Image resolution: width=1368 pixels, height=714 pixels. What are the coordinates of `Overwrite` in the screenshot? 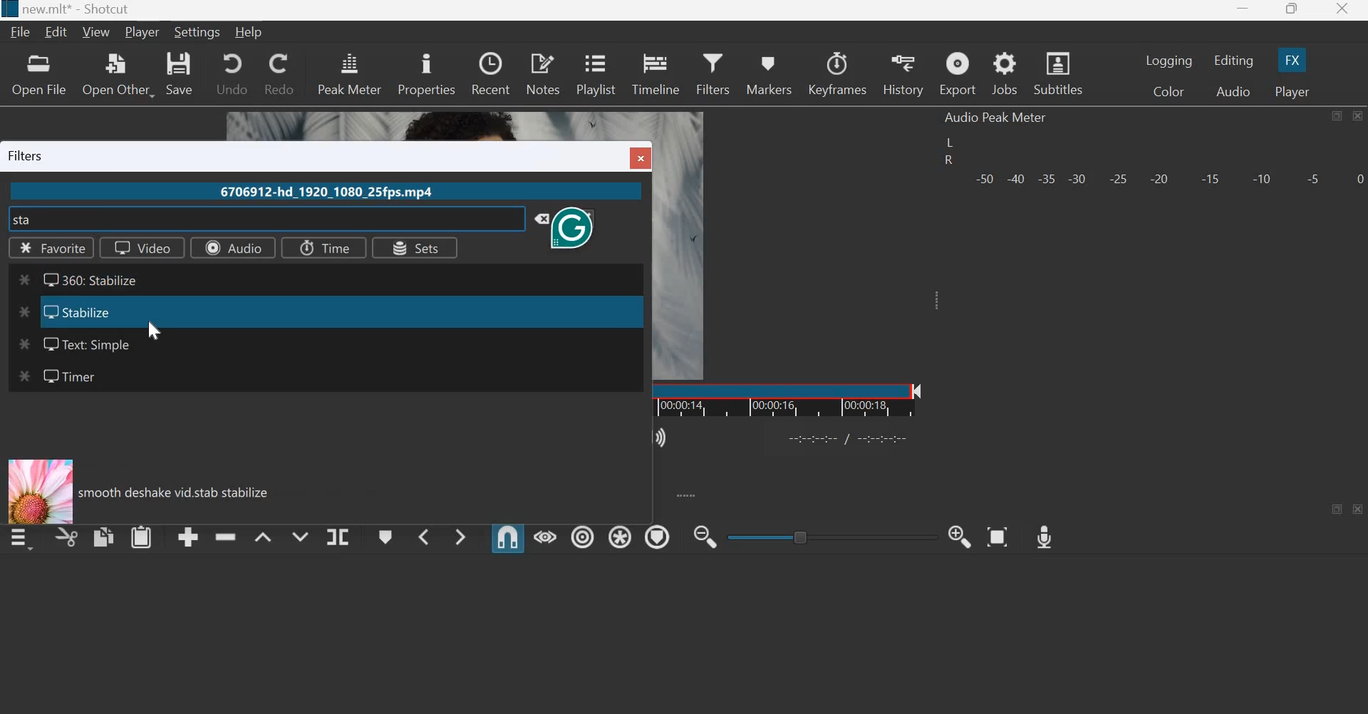 It's located at (300, 535).